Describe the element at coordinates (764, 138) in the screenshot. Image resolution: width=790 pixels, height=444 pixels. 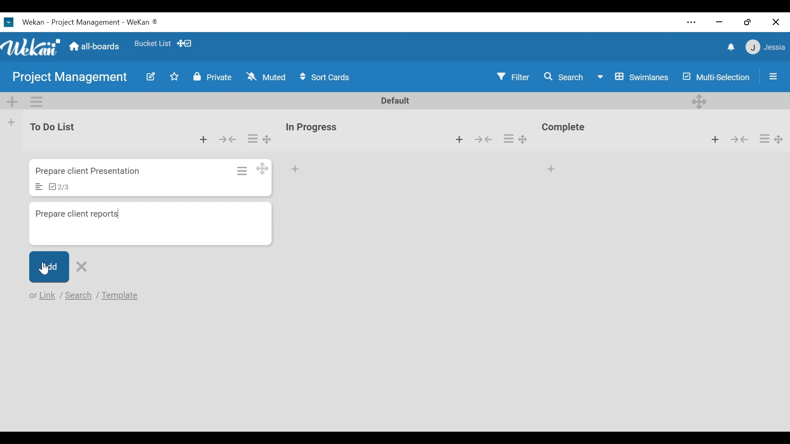
I see `Card actions` at that location.